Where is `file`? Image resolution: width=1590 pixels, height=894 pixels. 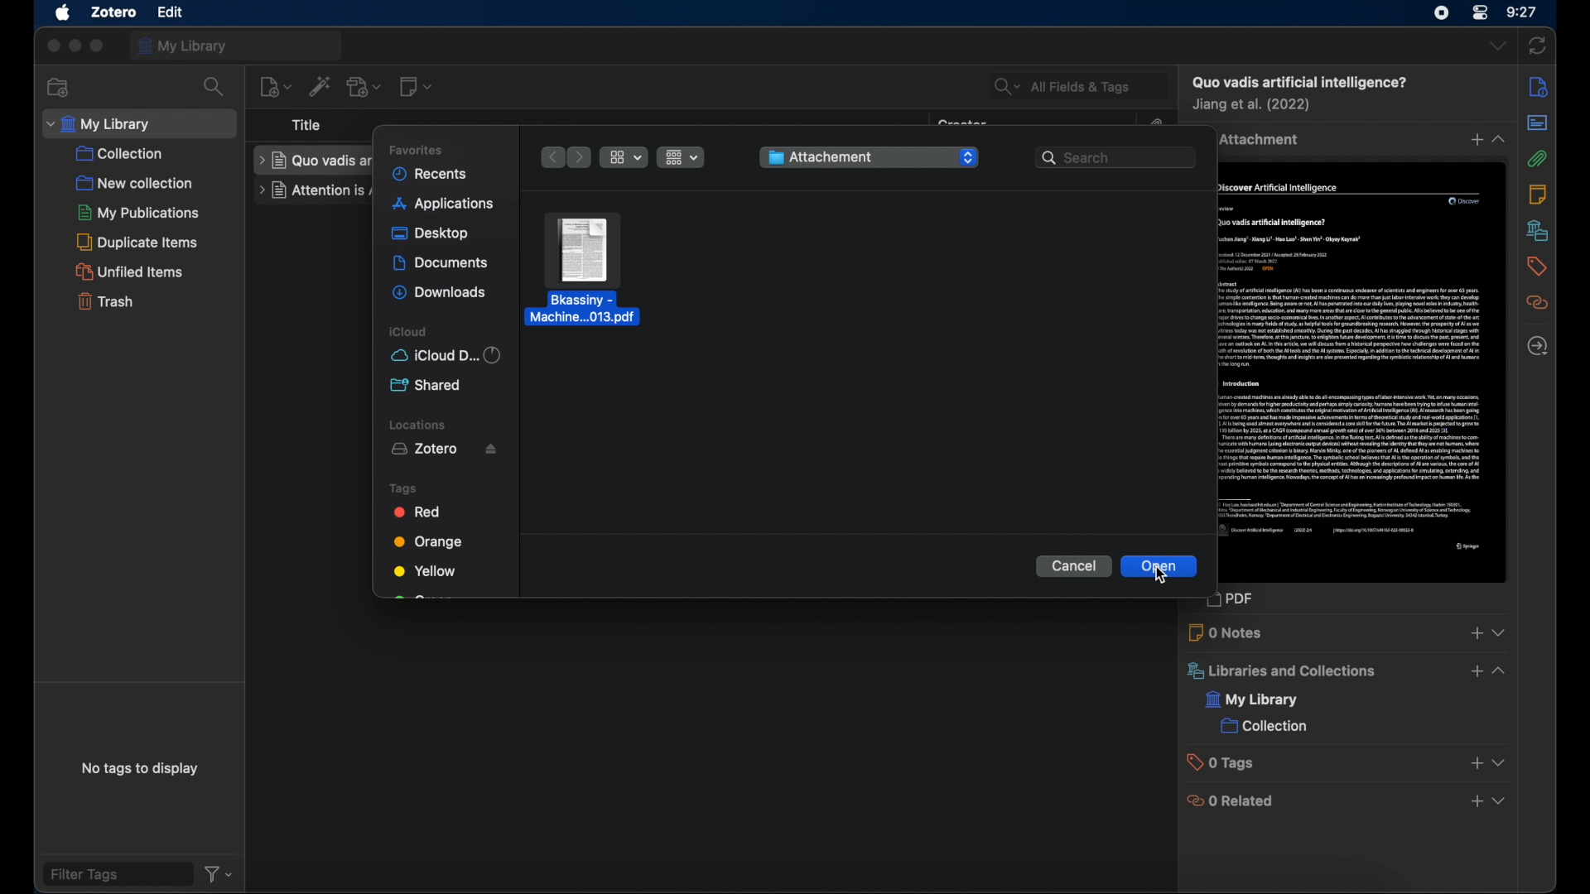
file is located at coordinates (170, 12).